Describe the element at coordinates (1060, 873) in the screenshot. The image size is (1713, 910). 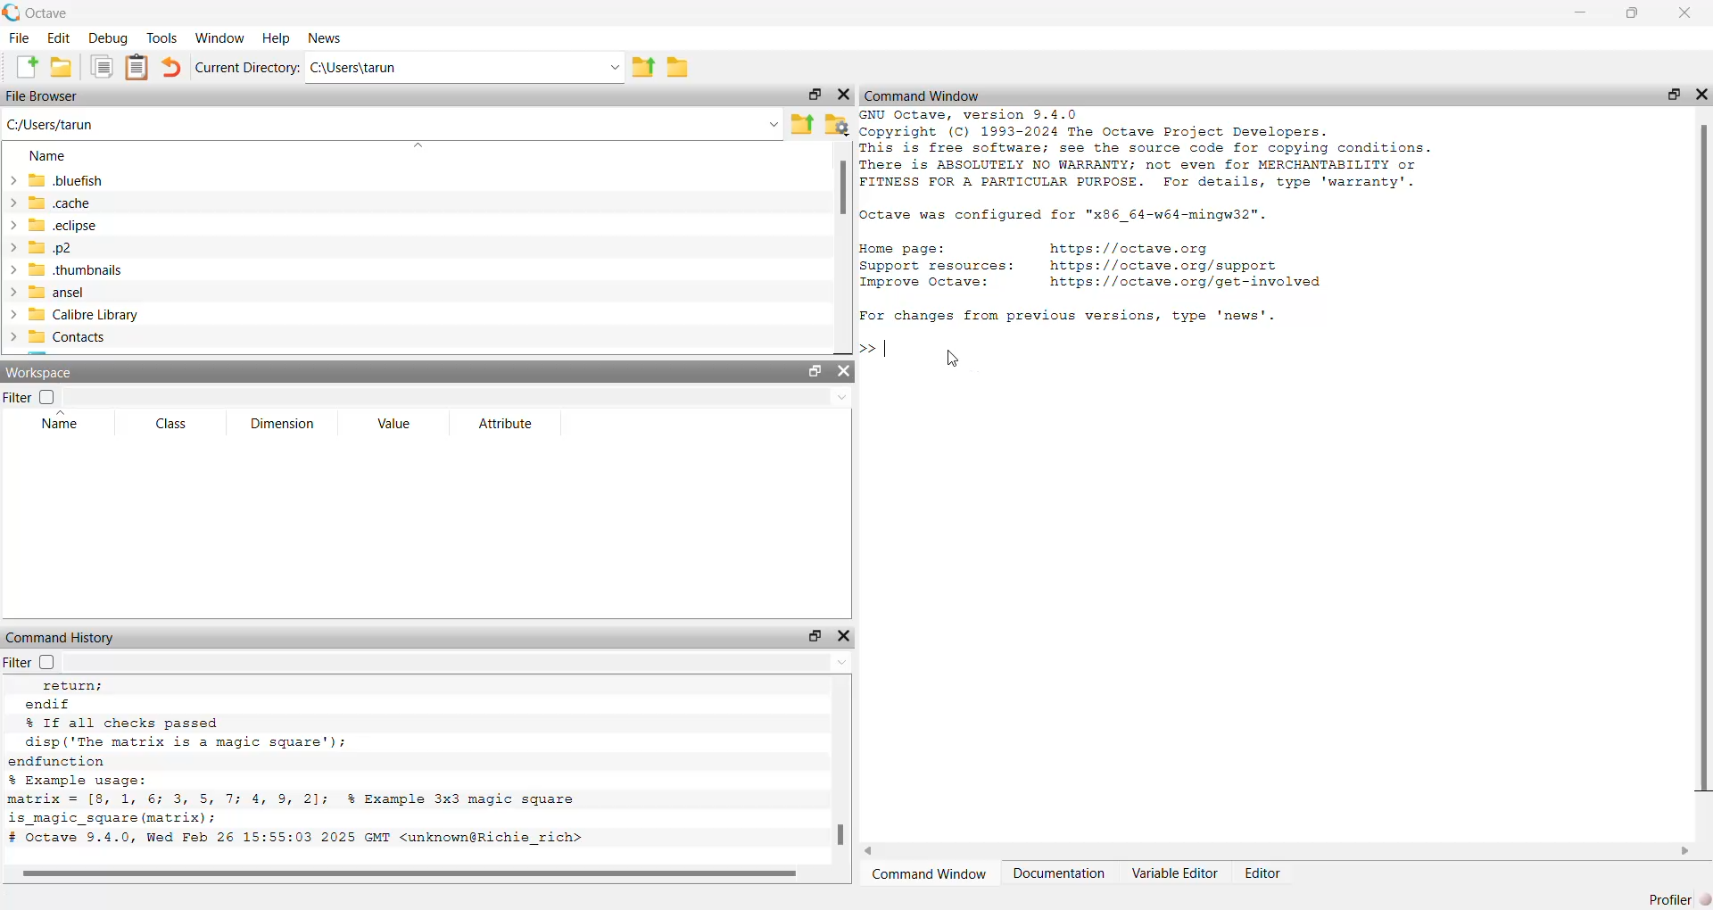
I see `Documentation` at that location.